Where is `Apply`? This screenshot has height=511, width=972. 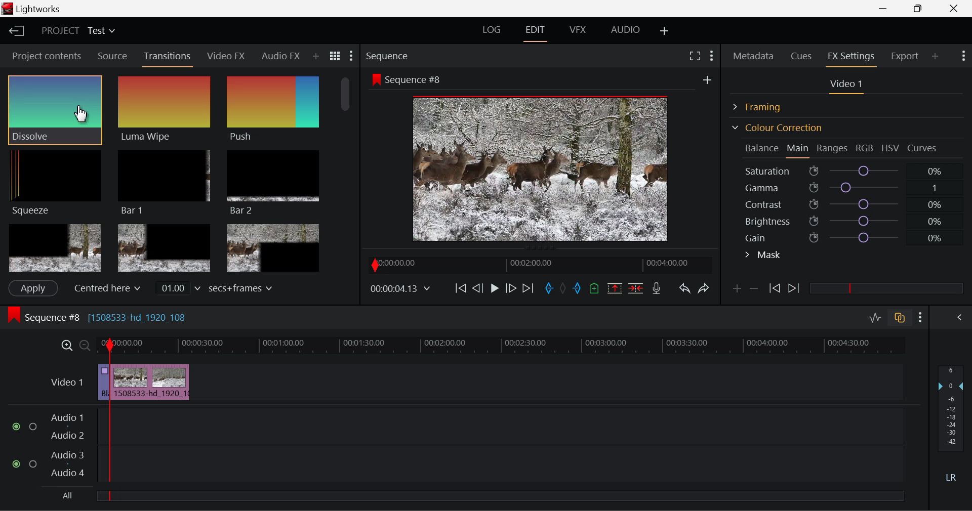
Apply is located at coordinates (32, 288).